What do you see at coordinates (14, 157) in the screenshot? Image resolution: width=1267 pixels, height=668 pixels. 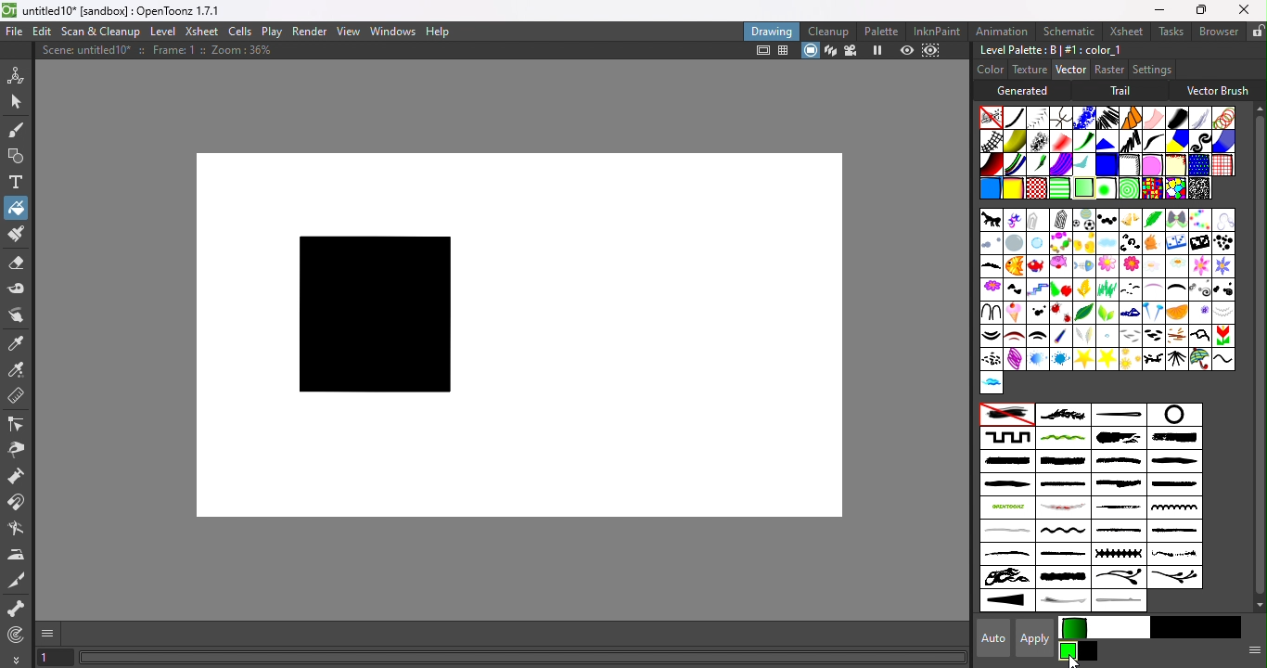 I see `Geometric tool` at bounding box center [14, 157].